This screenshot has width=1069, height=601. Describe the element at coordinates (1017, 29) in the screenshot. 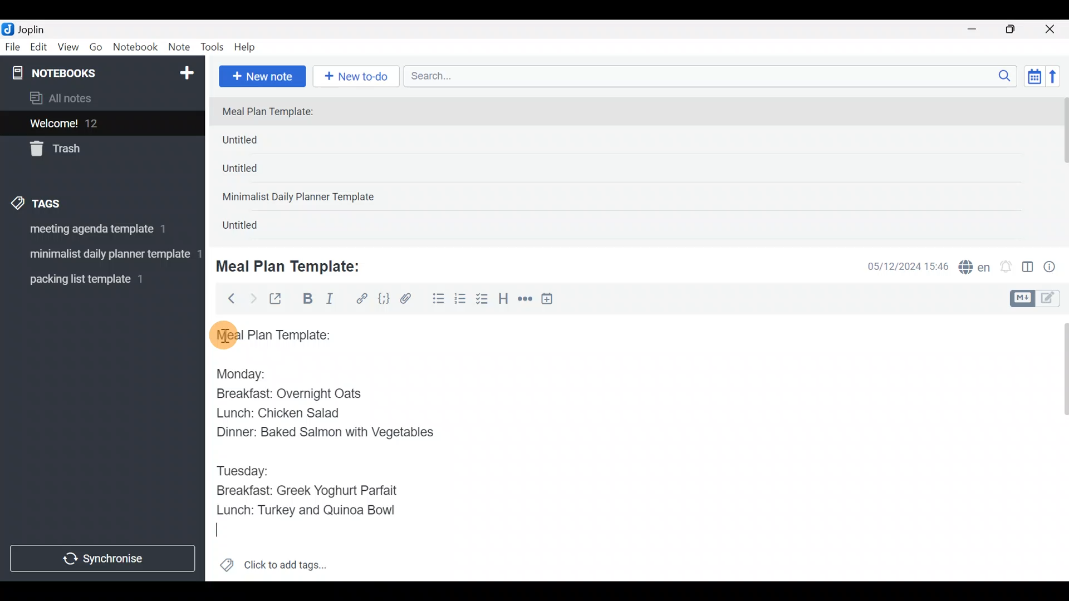

I see `Maximize` at that location.